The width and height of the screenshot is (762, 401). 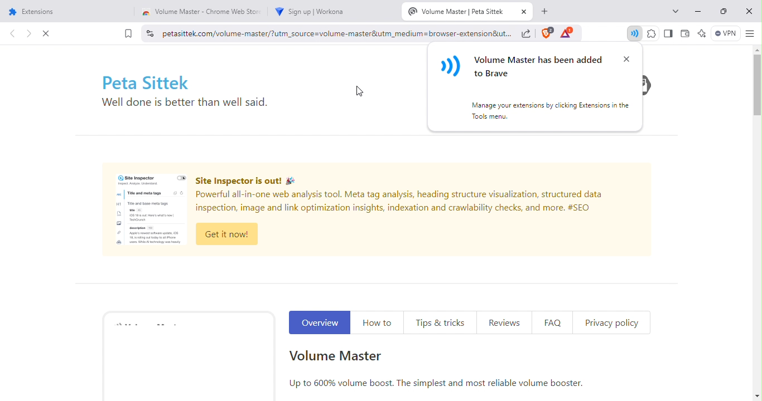 What do you see at coordinates (552, 322) in the screenshot?
I see `FAQ` at bounding box center [552, 322].